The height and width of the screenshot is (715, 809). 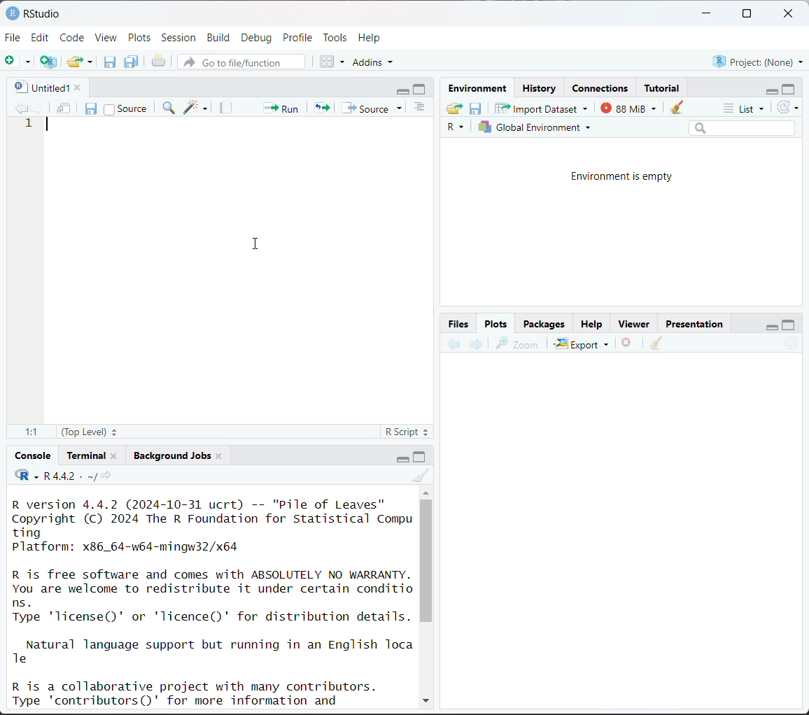 What do you see at coordinates (422, 108) in the screenshot?
I see `show document outline` at bounding box center [422, 108].